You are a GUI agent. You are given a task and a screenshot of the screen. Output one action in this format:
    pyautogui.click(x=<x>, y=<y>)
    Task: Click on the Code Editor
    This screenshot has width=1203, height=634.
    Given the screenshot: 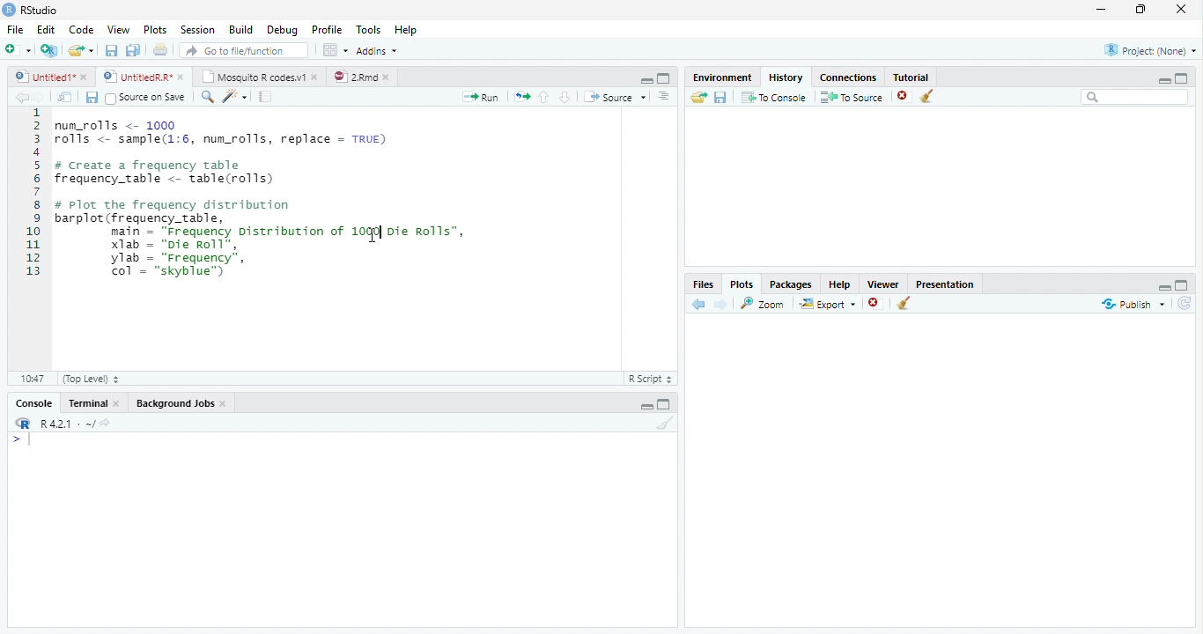 What is the action you would take?
    pyautogui.click(x=316, y=239)
    